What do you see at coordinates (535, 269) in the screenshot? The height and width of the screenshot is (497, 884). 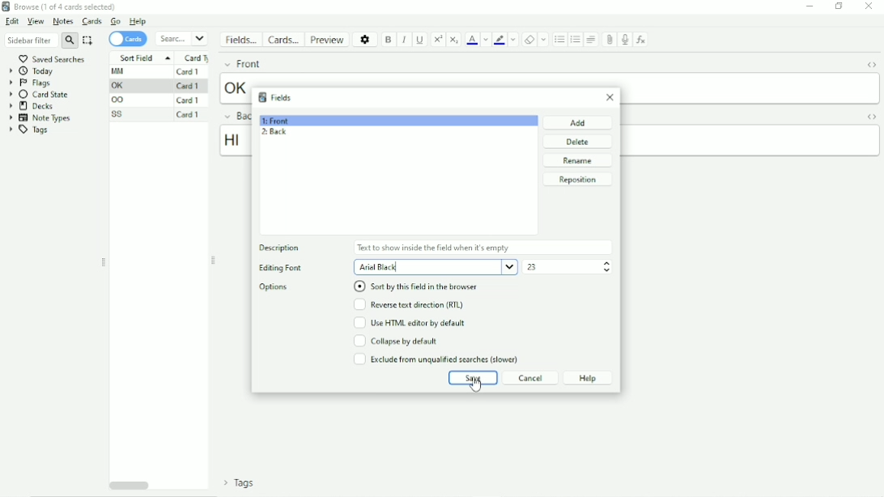 I see `23` at bounding box center [535, 269].